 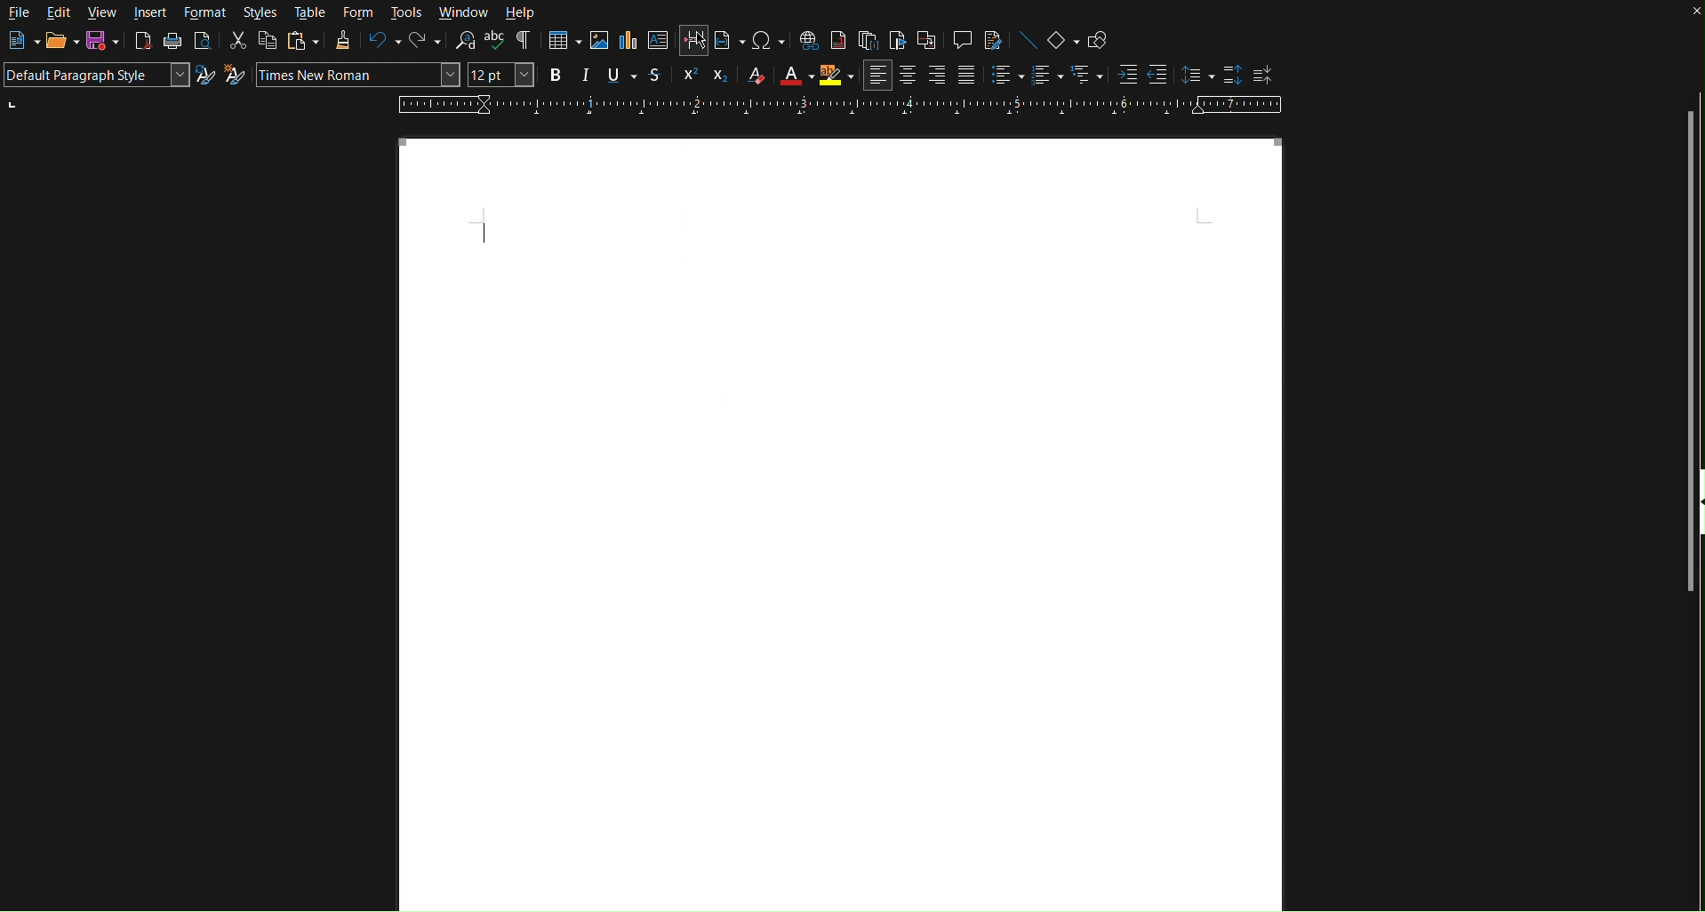 I want to click on Align Center, so click(x=909, y=76).